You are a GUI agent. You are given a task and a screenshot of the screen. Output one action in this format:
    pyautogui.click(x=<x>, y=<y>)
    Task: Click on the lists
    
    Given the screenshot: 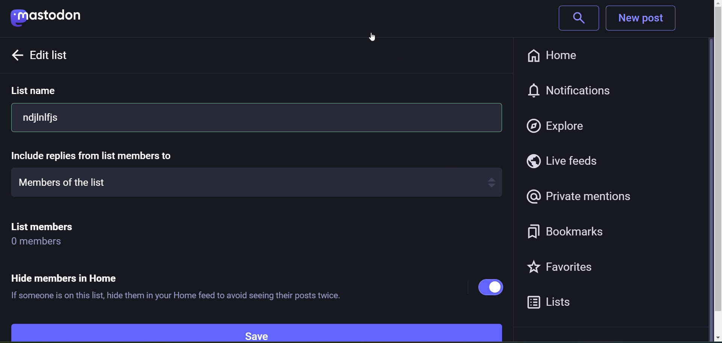 What is the action you would take?
    pyautogui.click(x=559, y=303)
    